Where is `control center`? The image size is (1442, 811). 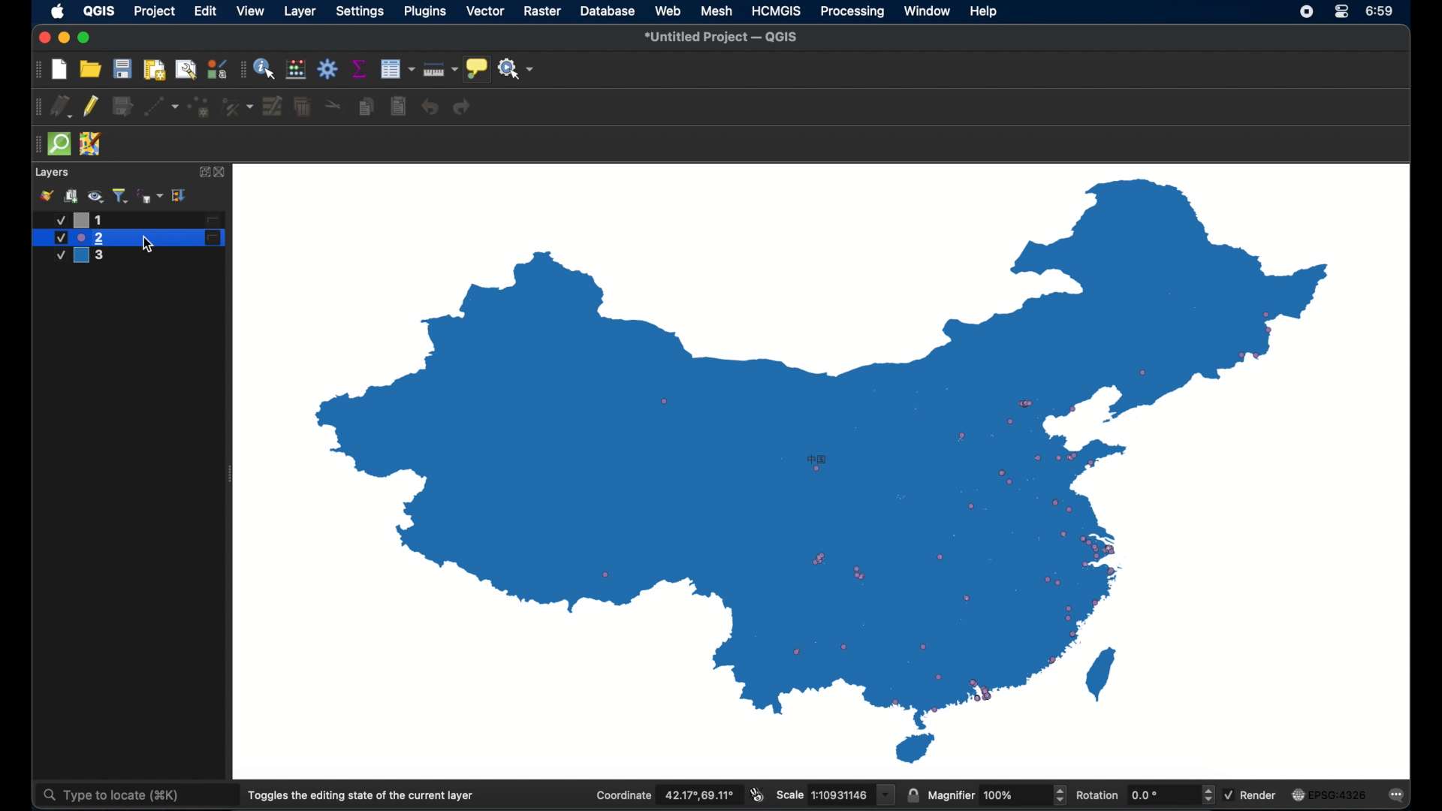
control center is located at coordinates (1343, 11).